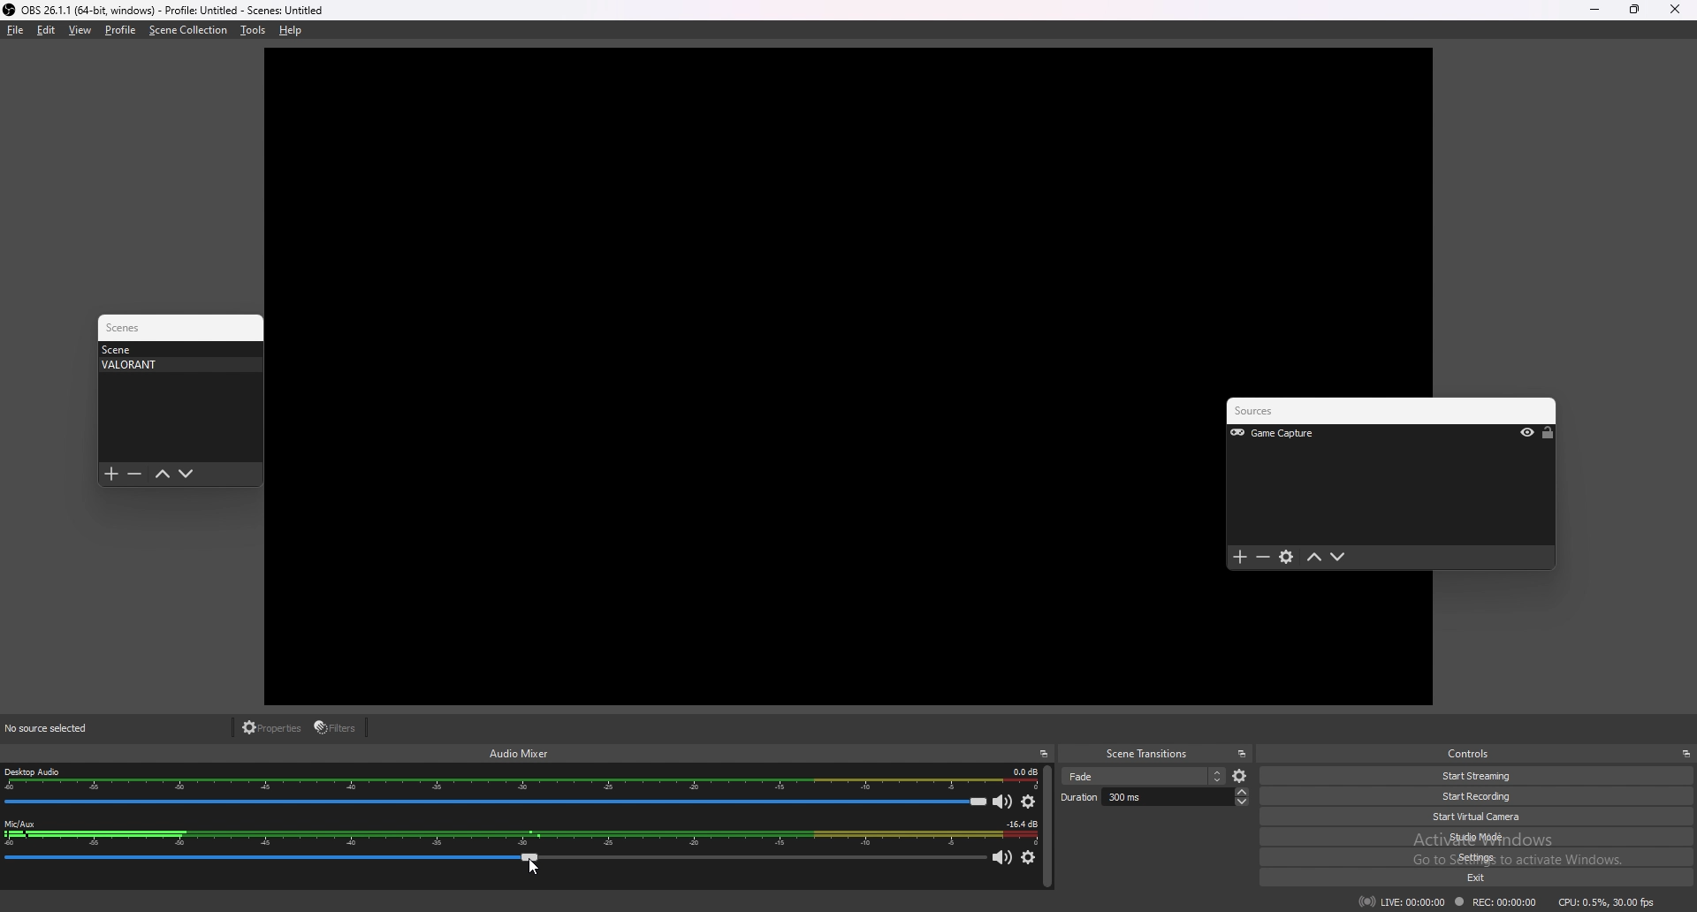 The image size is (1697, 912). I want to click on obs 26.1.1(64 bit windows) profile untitled scenes untitled, so click(164, 10).